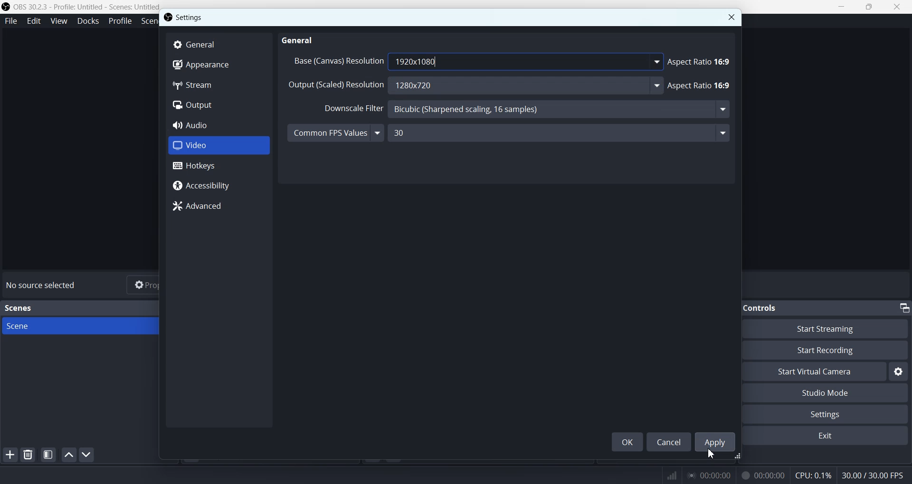 The image size is (912, 484). What do you see at coordinates (819, 371) in the screenshot?
I see `Start Virtual Camera` at bounding box center [819, 371].